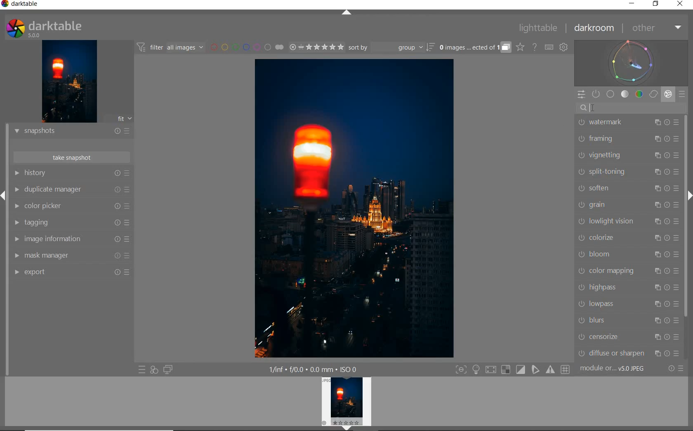  Describe the element at coordinates (683, 95) in the screenshot. I see `PRESETS` at that location.